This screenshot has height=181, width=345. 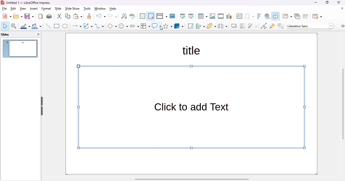 What do you see at coordinates (60, 16) in the screenshot?
I see `cut` at bounding box center [60, 16].